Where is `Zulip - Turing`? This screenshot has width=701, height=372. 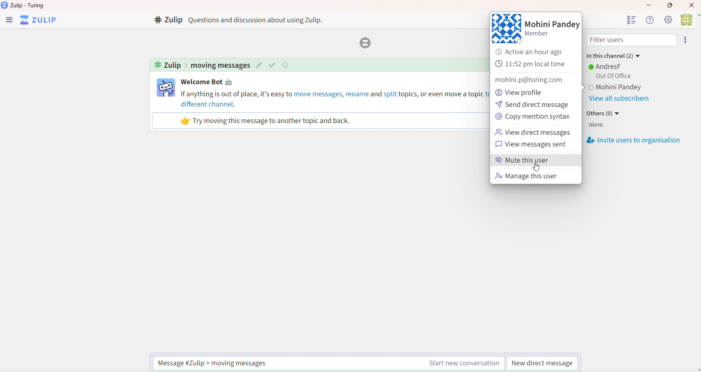
Zulip - Turing is located at coordinates (29, 5).